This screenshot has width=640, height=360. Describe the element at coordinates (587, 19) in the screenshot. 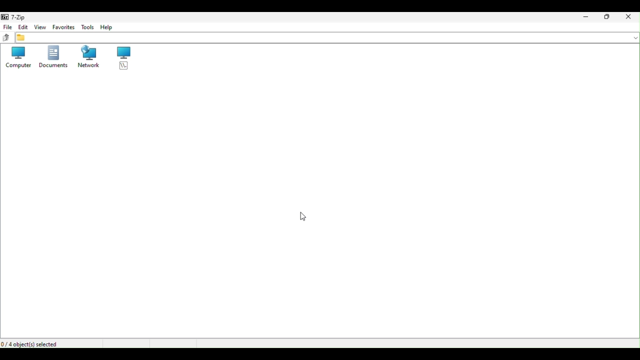

I see `Minimise` at that location.